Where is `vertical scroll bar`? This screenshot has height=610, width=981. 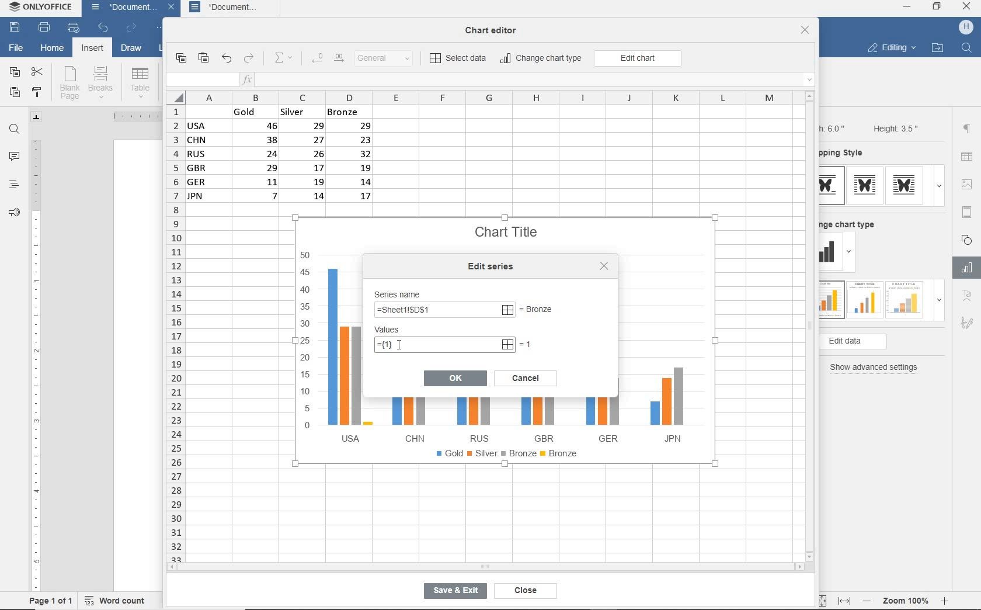 vertical scroll bar is located at coordinates (813, 325).